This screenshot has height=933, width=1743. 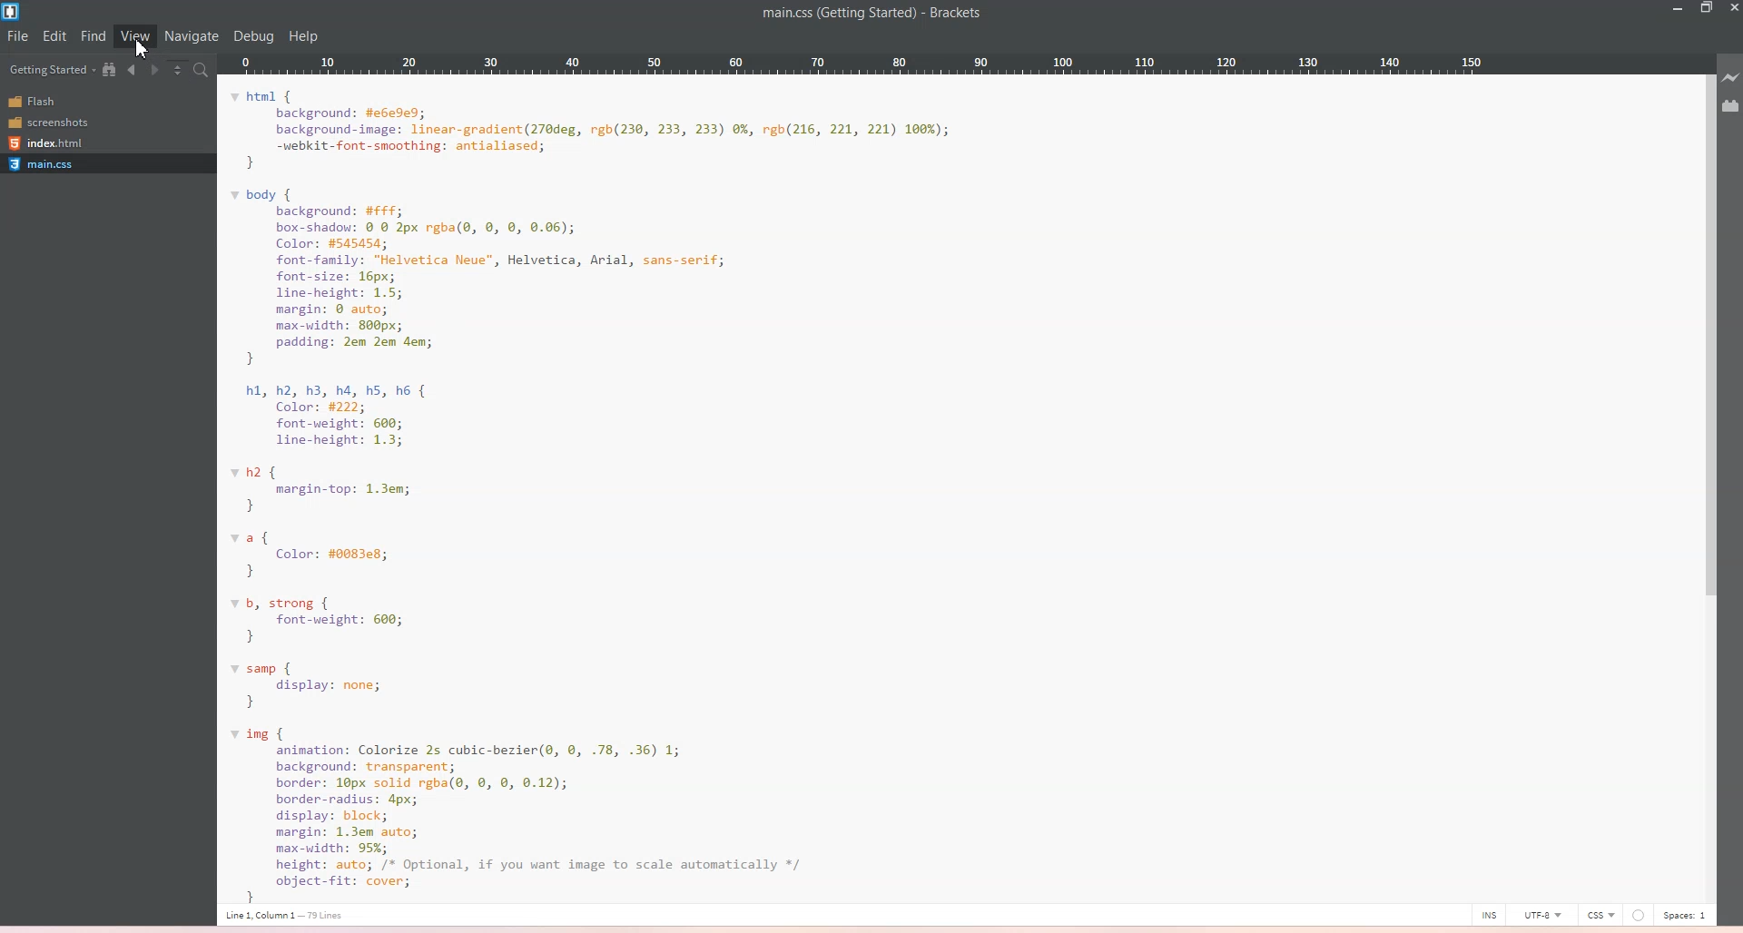 I want to click on View, so click(x=137, y=34).